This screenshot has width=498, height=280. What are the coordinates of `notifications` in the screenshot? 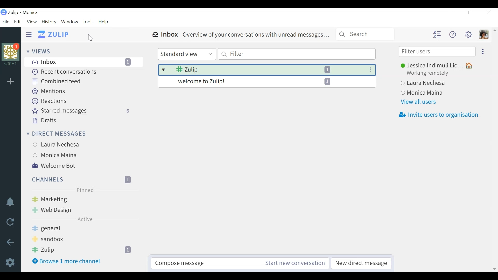 It's located at (11, 202).